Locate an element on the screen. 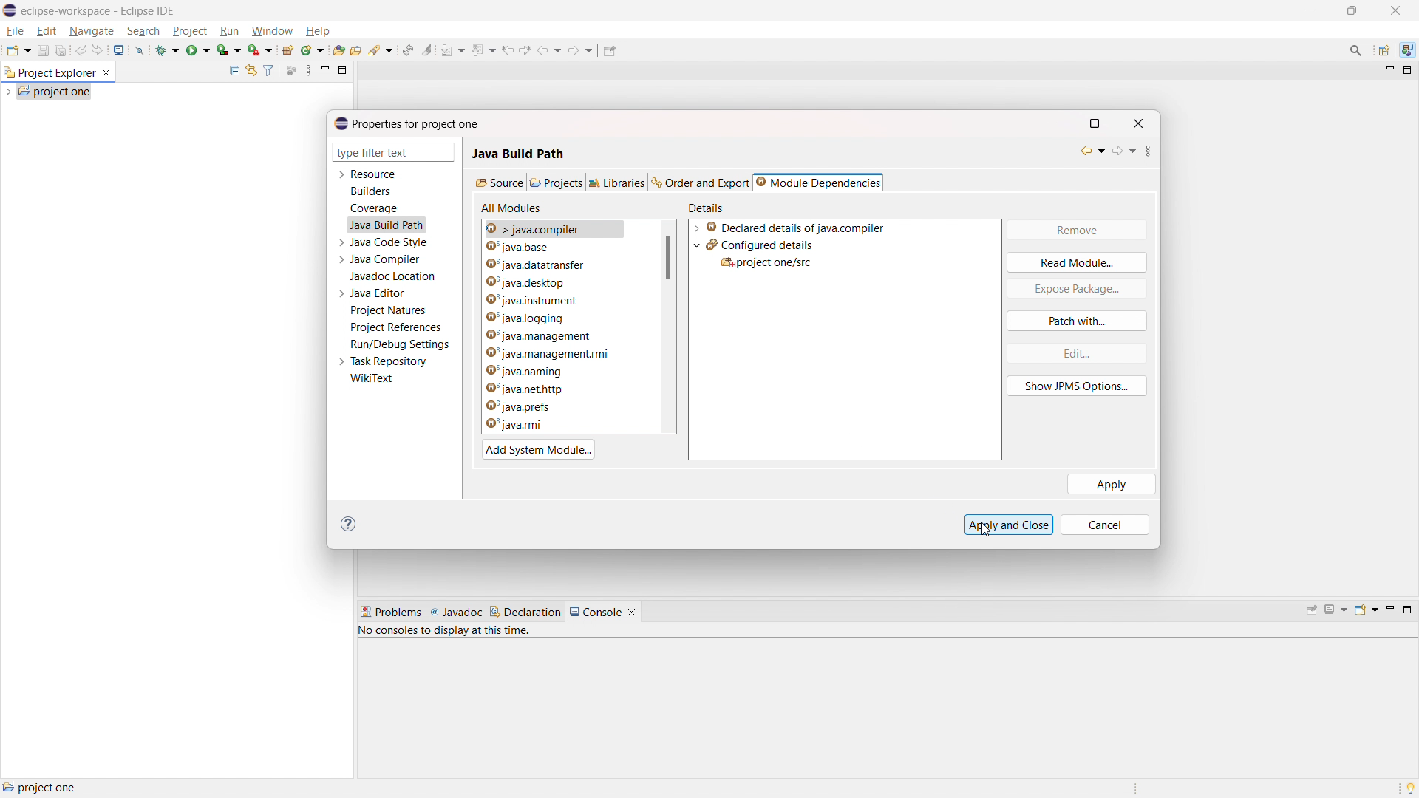 The image size is (1419, 798). all modules is located at coordinates (512, 208).